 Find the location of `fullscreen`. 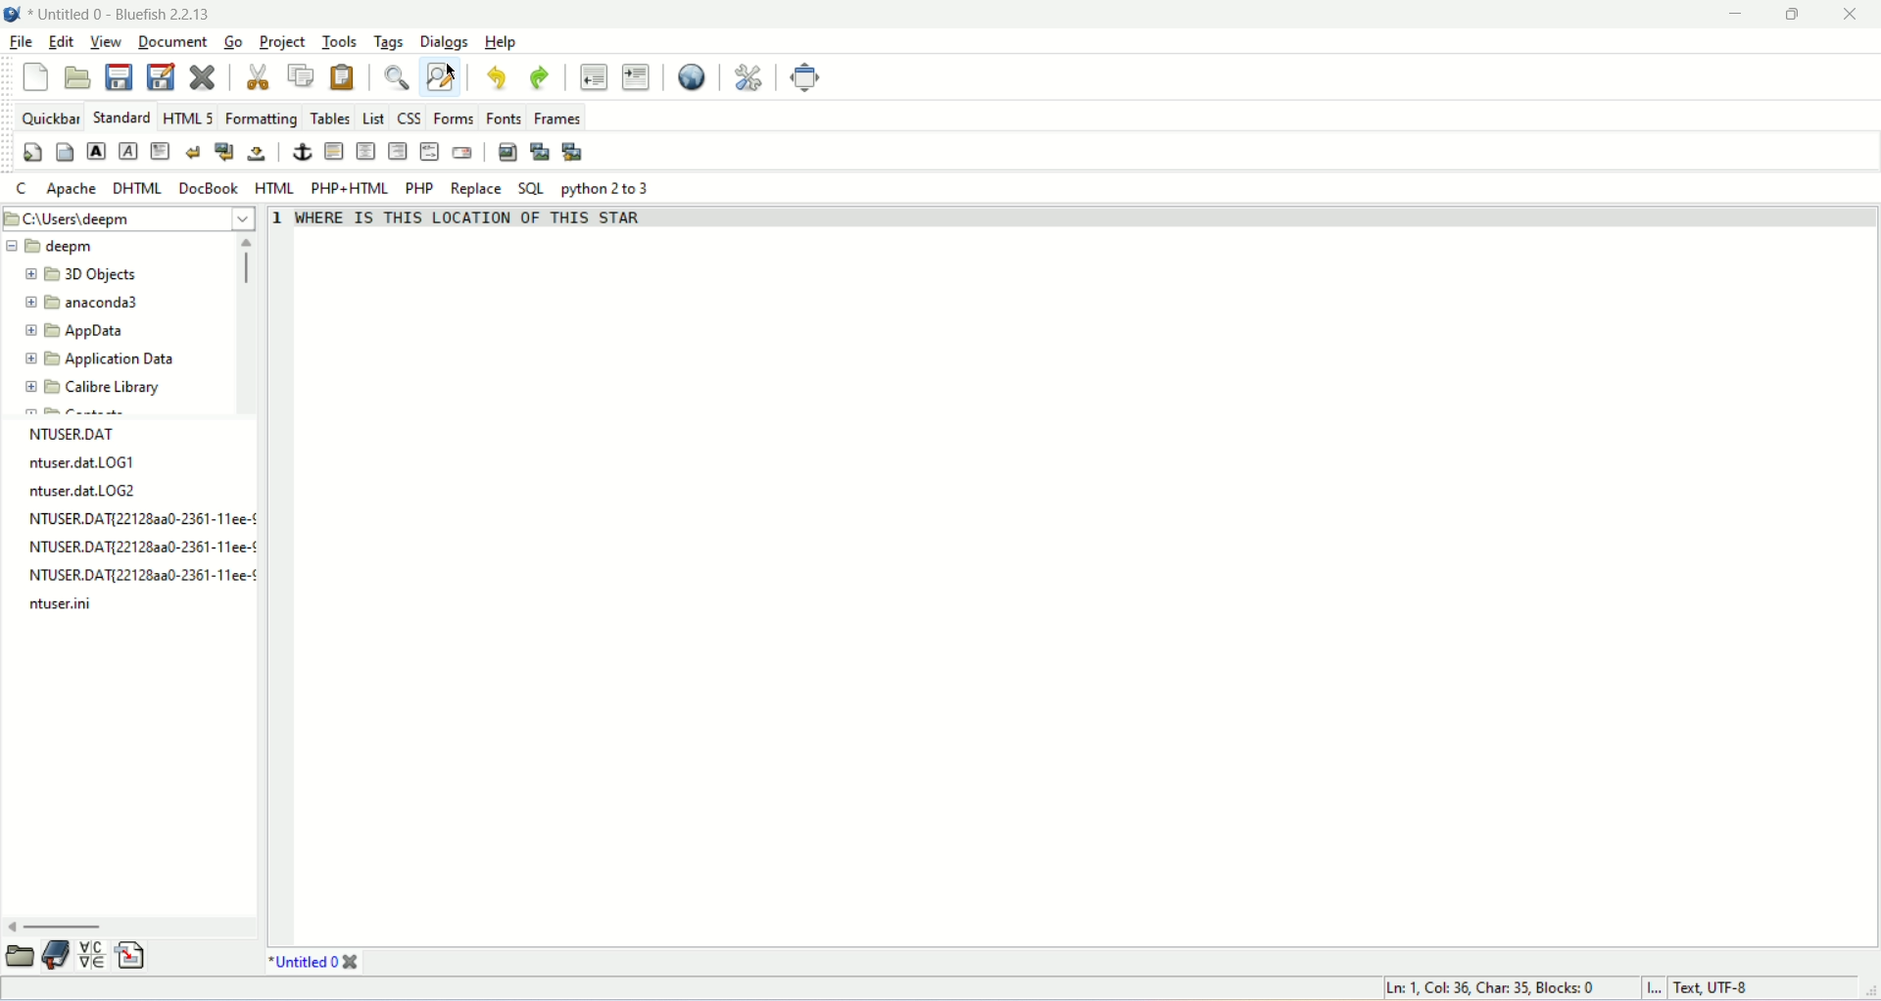

fullscreen is located at coordinates (809, 78).